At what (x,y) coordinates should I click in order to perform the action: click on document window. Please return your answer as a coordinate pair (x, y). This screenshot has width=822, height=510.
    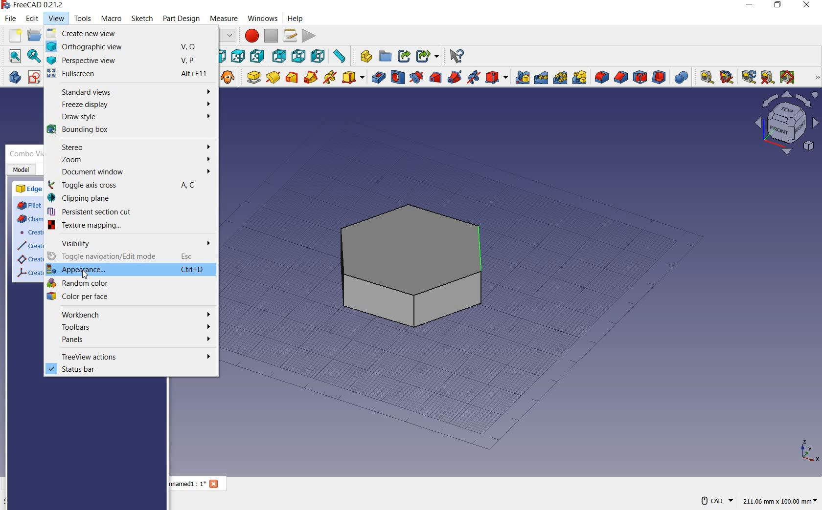
    Looking at the image, I should click on (130, 171).